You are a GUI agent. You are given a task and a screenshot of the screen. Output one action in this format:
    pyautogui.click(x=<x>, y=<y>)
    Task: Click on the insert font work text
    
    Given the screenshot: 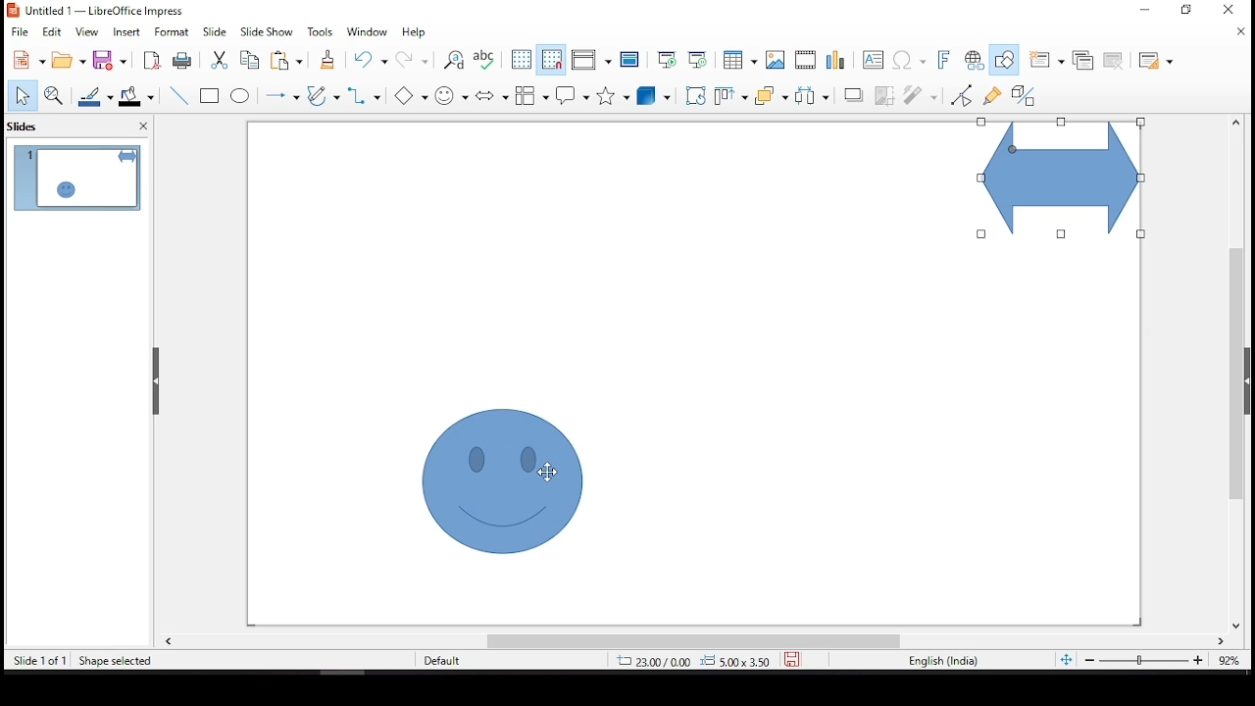 What is the action you would take?
    pyautogui.click(x=944, y=59)
    